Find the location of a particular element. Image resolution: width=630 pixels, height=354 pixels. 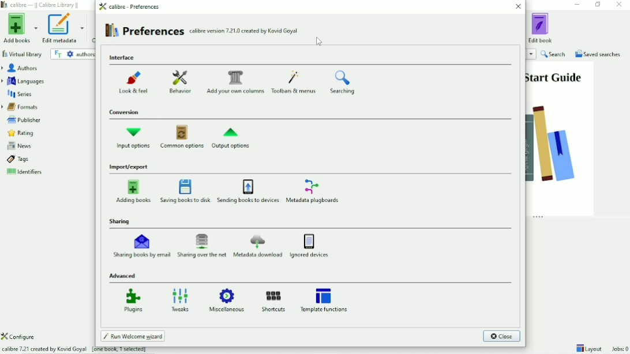

News is located at coordinates (46, 146).